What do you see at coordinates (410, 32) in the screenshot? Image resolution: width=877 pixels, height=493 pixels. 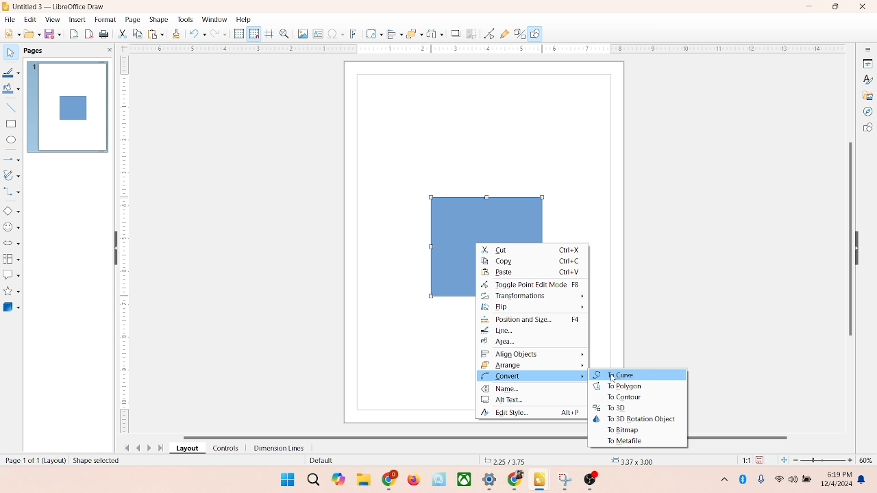 I see `arrange` at bounding box center [410, 32].